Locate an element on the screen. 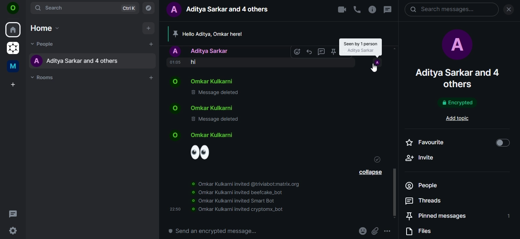 The height and width of the screenshot is (239, 520). cursor is located at coordinates (375, 69).